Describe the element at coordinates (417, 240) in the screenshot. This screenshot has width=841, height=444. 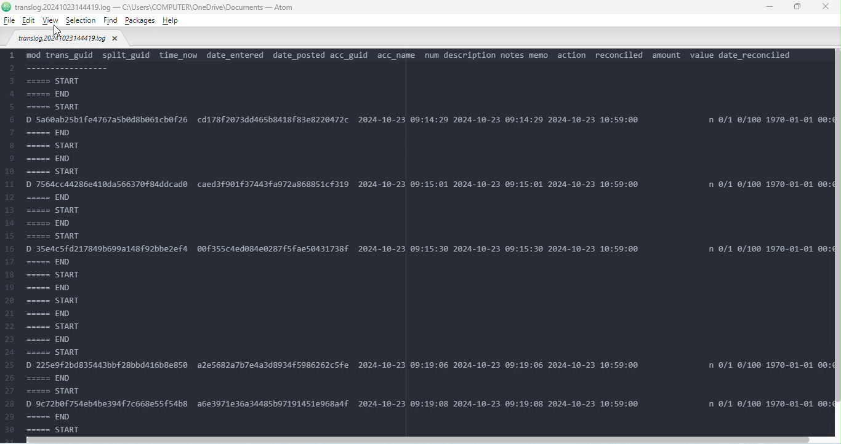
I see `File content - The code appears to be related to data entries or logs, possibly from a database or system process. It includes elements like:  START/END: Markers indicating the beginning and end of a data record. GUIDs (Globally Unique Identifiers): Long strings of characters that uniquely identify each record. Timestamps: Dates and times associated with the records, such as 2024-10-23 09:14:29. Counters/Indexes: Values like "n 0/1 100" or "0/1 100", which might indicate record numbers or positions. Date Codes: Such as 1970-01-01 00, which might represent default or initial dates. ` at that location.